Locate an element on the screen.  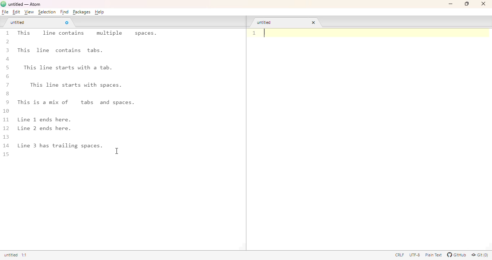
close tab is located at coordinates (313, 22).